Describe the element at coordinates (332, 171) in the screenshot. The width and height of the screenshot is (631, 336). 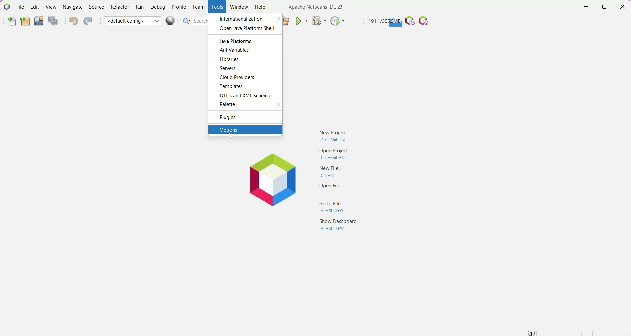
I see `New File` at that location.